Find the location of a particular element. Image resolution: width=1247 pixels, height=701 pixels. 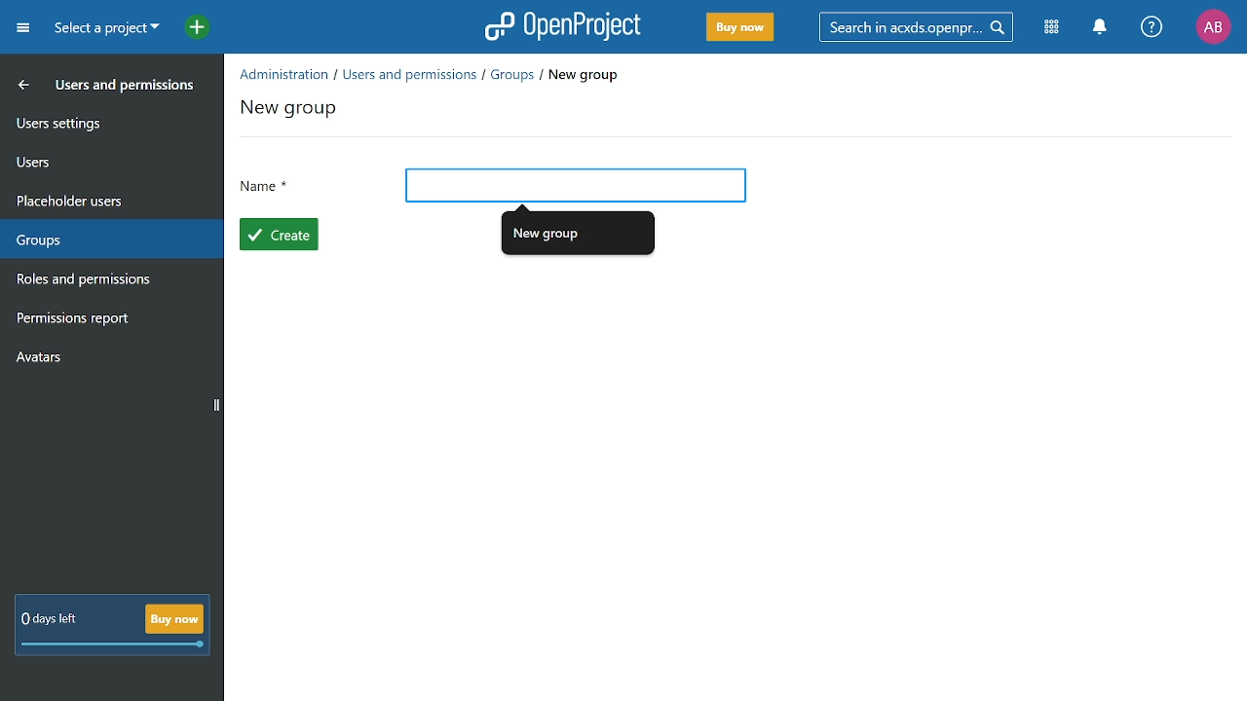

Autofill "New group" is located at coordinates (580, 231).